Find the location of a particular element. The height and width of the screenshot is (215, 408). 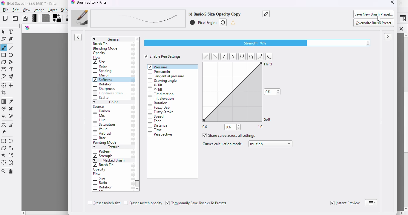

size is located at coordinates (99, 178).